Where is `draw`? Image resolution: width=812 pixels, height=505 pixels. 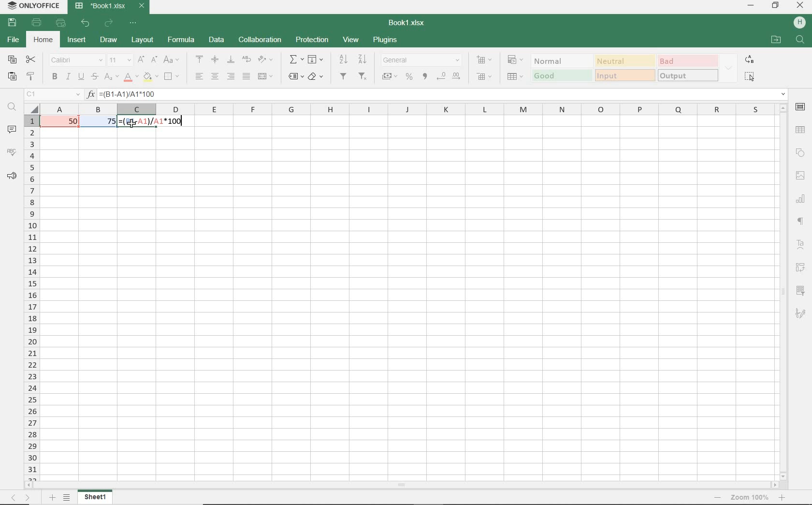
draw is located at coordinates (108, 40).